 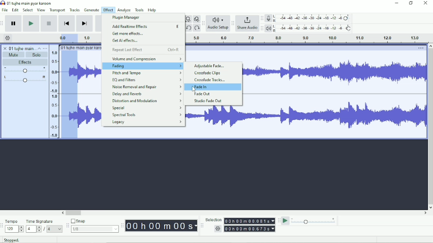 What do you see at coordinates (147, 27) in the screenshot?
I see `Add Realtime Effects` at bounding box center [147, 27].